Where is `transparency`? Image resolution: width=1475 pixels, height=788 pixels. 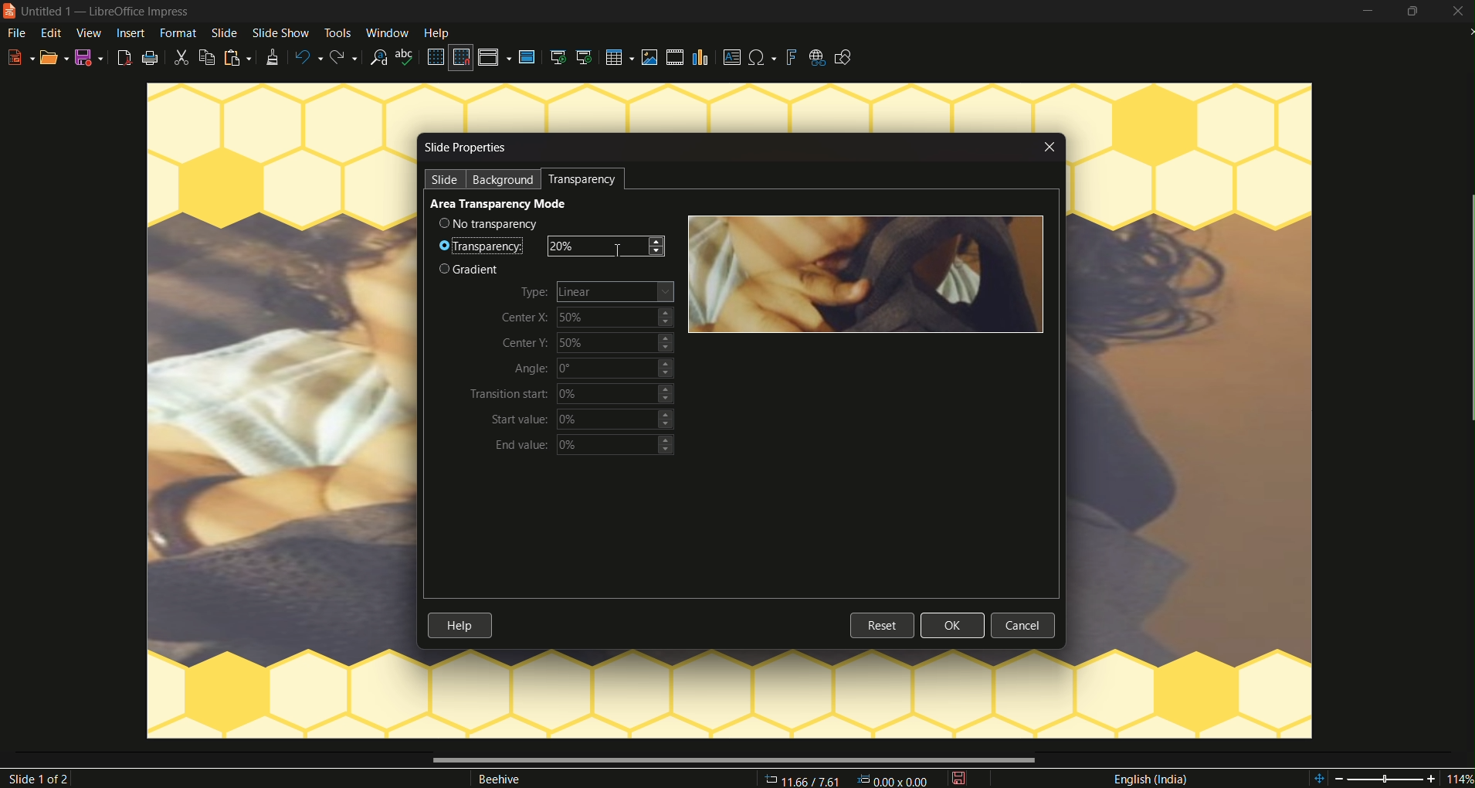 transparency is located at coordinates (586, 179).